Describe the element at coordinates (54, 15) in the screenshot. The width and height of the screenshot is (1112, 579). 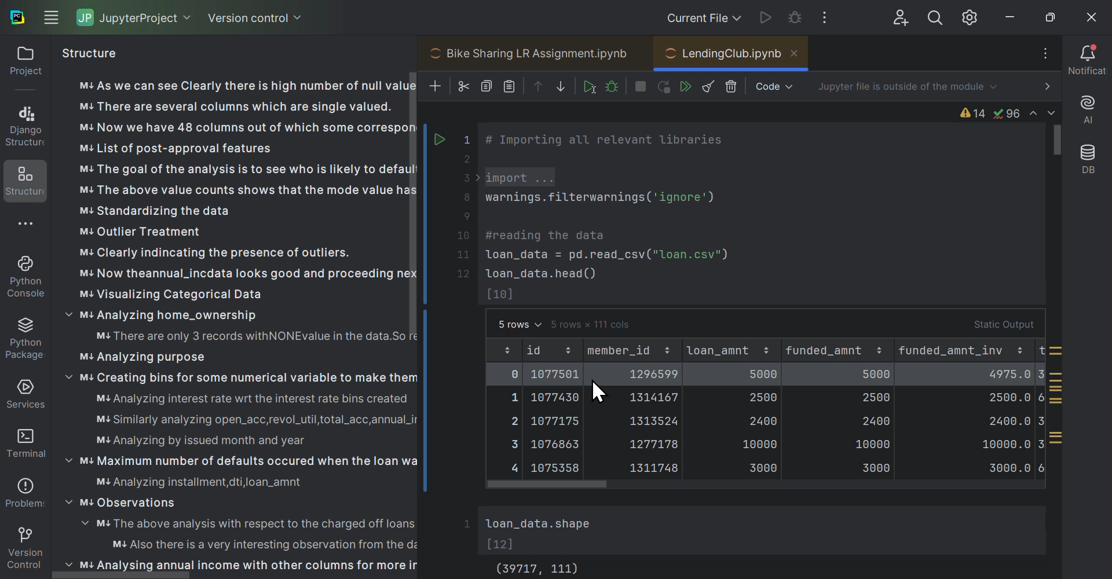
I see `Windows navigation options` at that location.